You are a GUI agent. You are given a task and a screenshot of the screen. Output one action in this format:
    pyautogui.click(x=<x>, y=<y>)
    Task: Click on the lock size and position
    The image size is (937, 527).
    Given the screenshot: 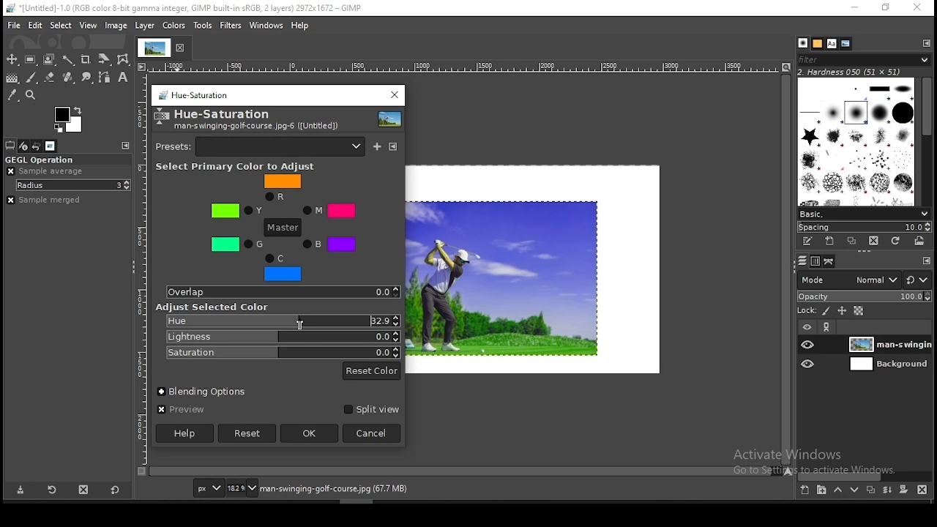 What is the action you would take?
    pyautogui.click(x=843, y=311)
    